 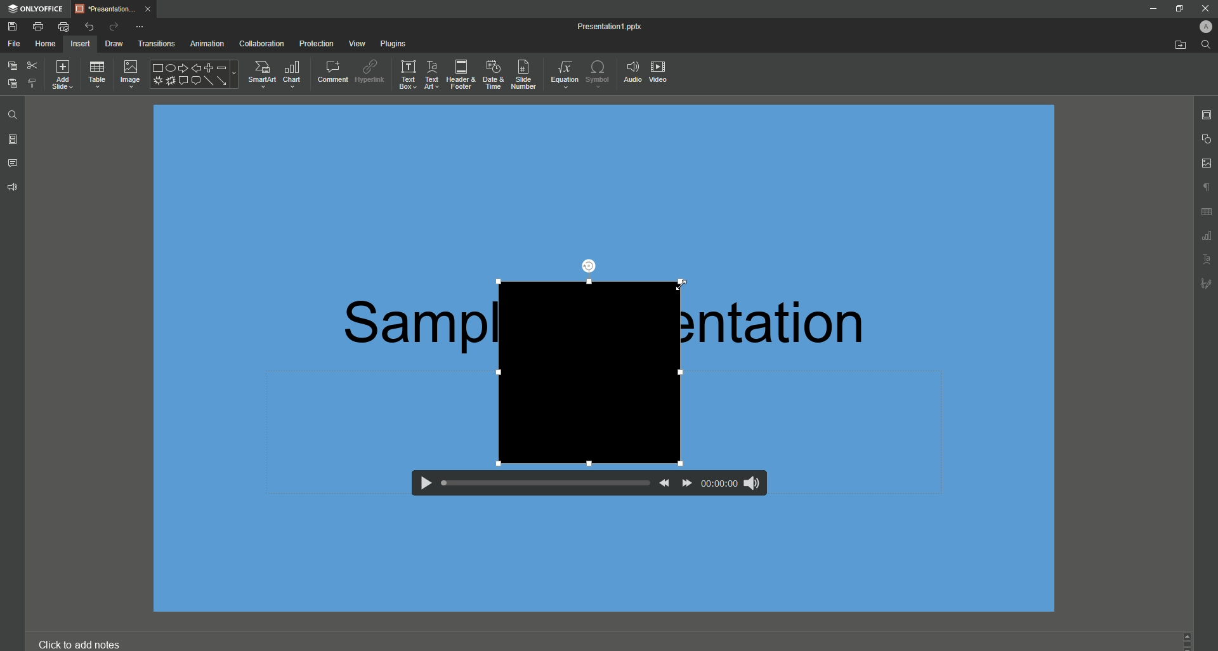 I want to click on Shape Settings, so click(x=1207, y=140).